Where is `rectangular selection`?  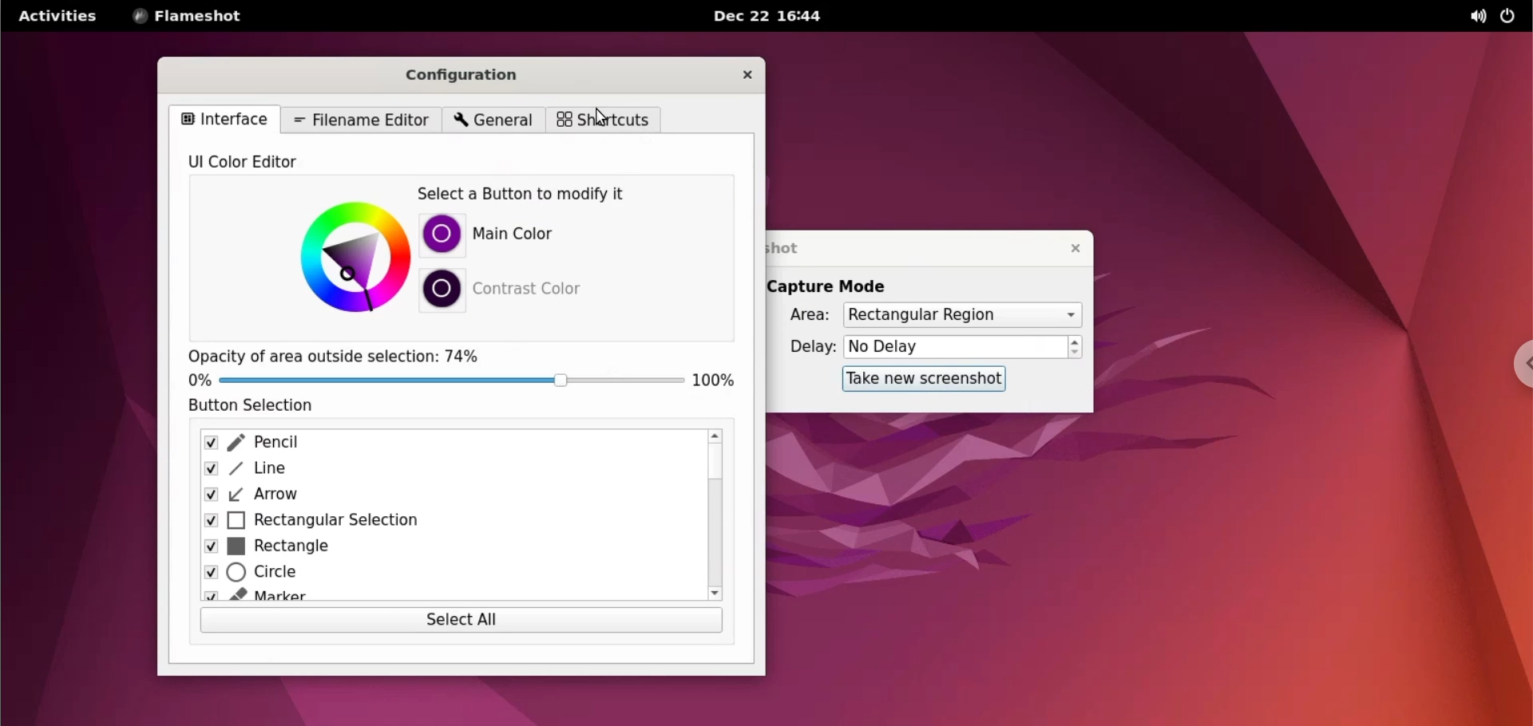
rectangular selection is located at coordinates (443, 522).